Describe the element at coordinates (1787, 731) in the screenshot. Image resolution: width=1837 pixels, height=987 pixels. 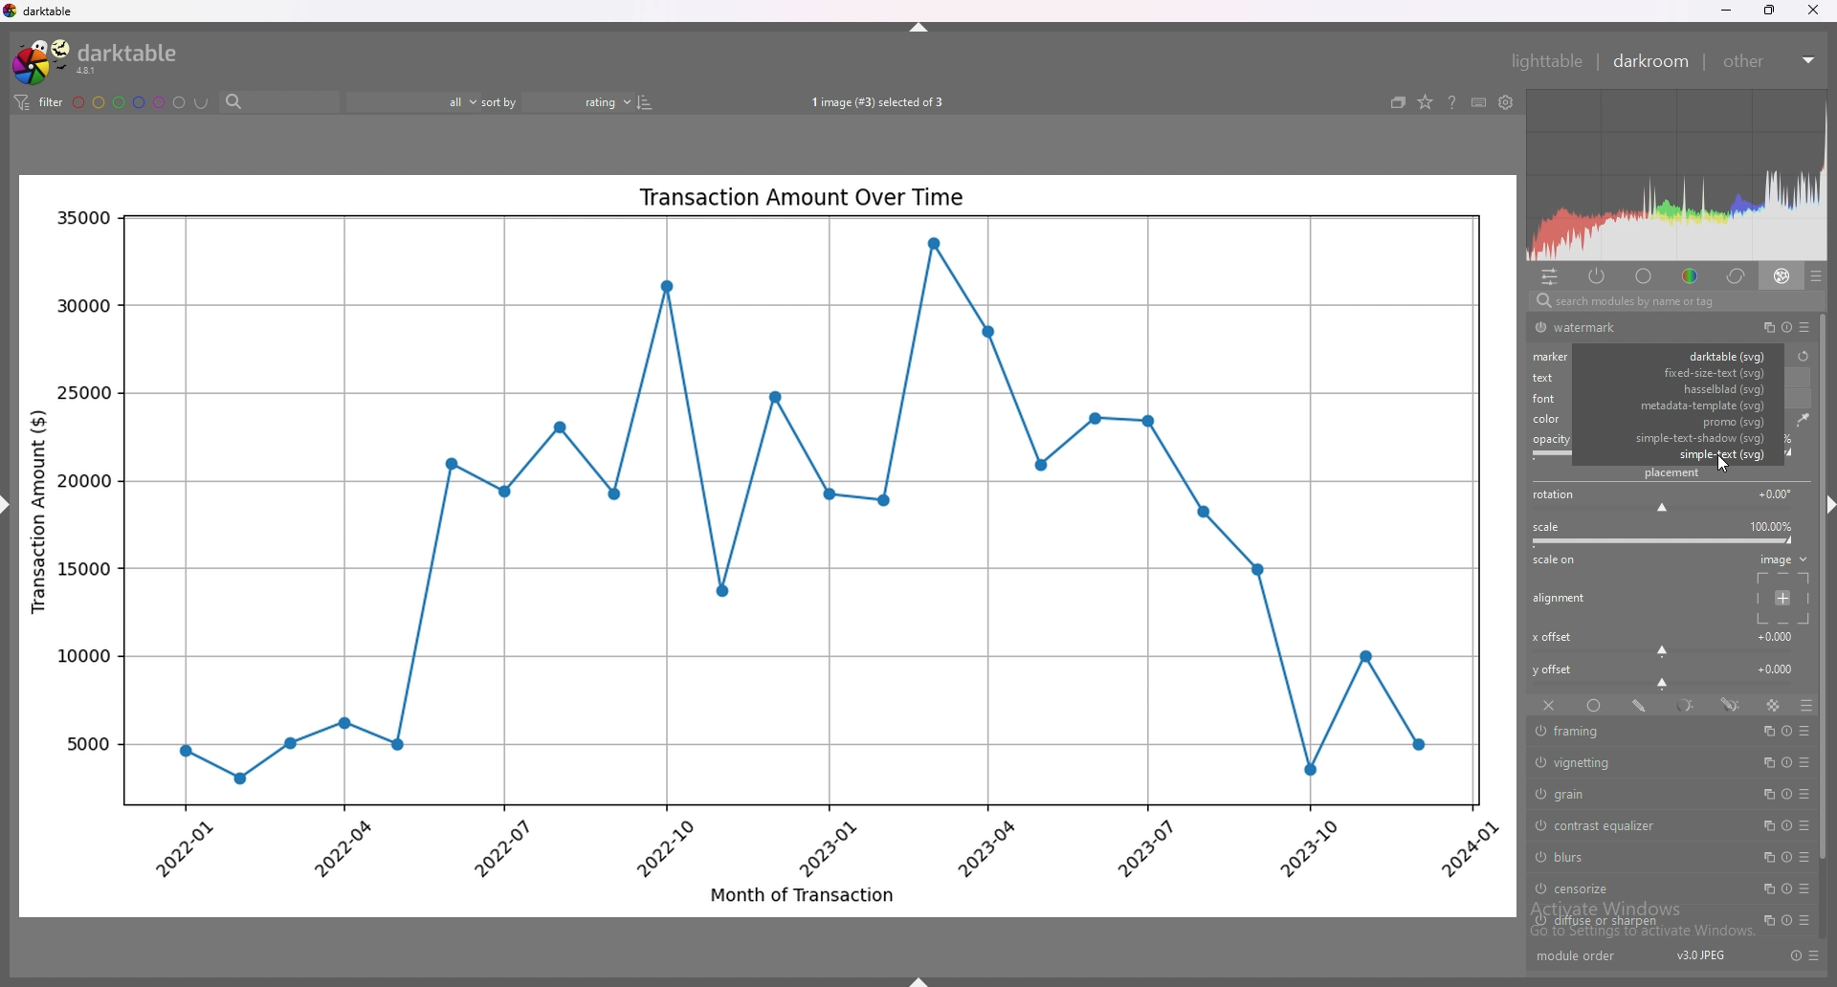
I see `reset` at that location.